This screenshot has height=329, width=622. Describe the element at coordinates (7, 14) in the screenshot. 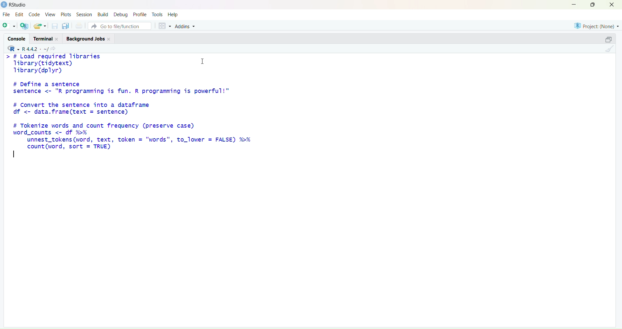

I see `file` at that location.